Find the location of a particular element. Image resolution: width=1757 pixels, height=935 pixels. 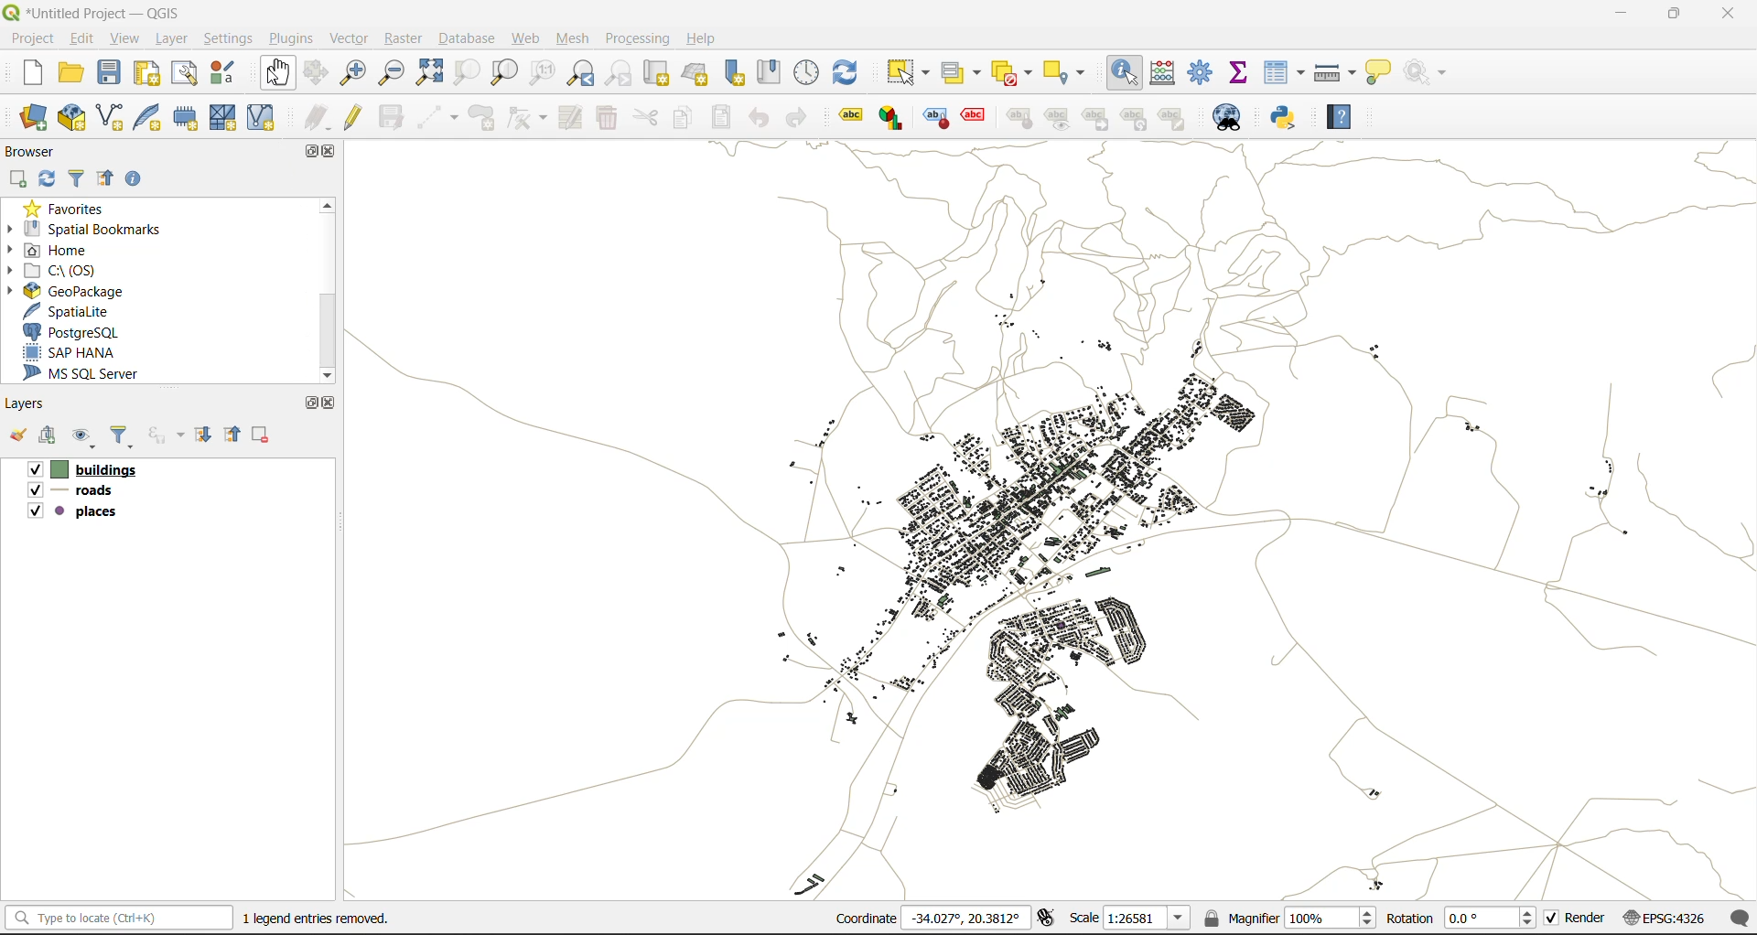

new map view is located at coordinates (663, 74).